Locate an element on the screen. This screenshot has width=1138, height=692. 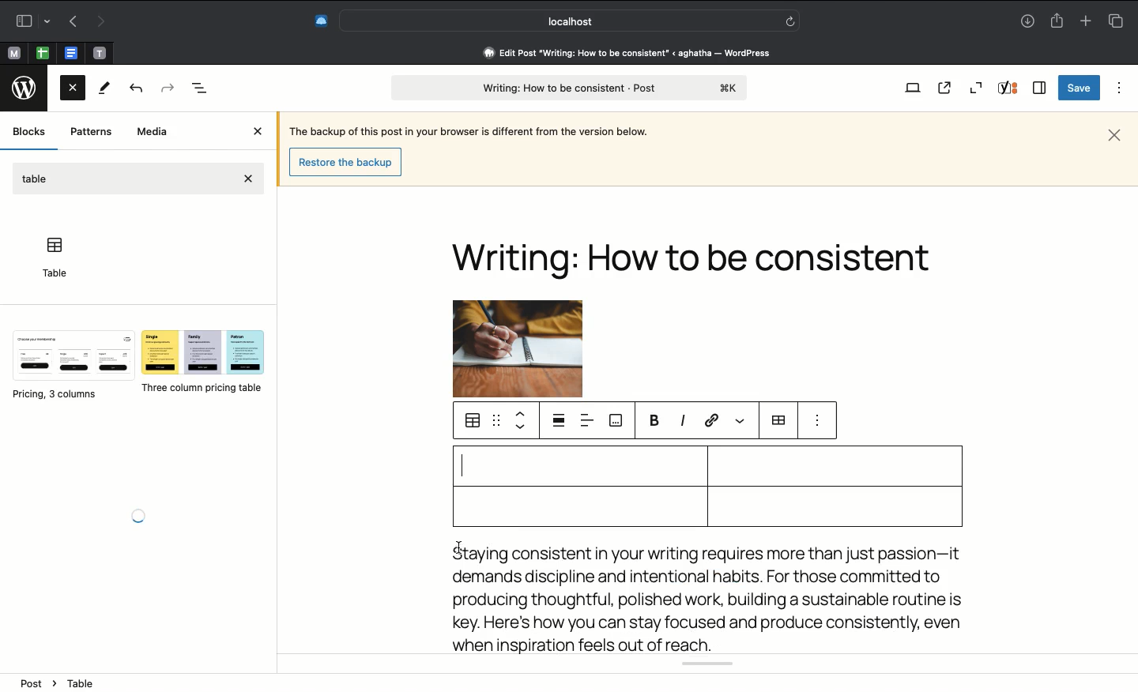
Forward is located at coordinates (167, 88).